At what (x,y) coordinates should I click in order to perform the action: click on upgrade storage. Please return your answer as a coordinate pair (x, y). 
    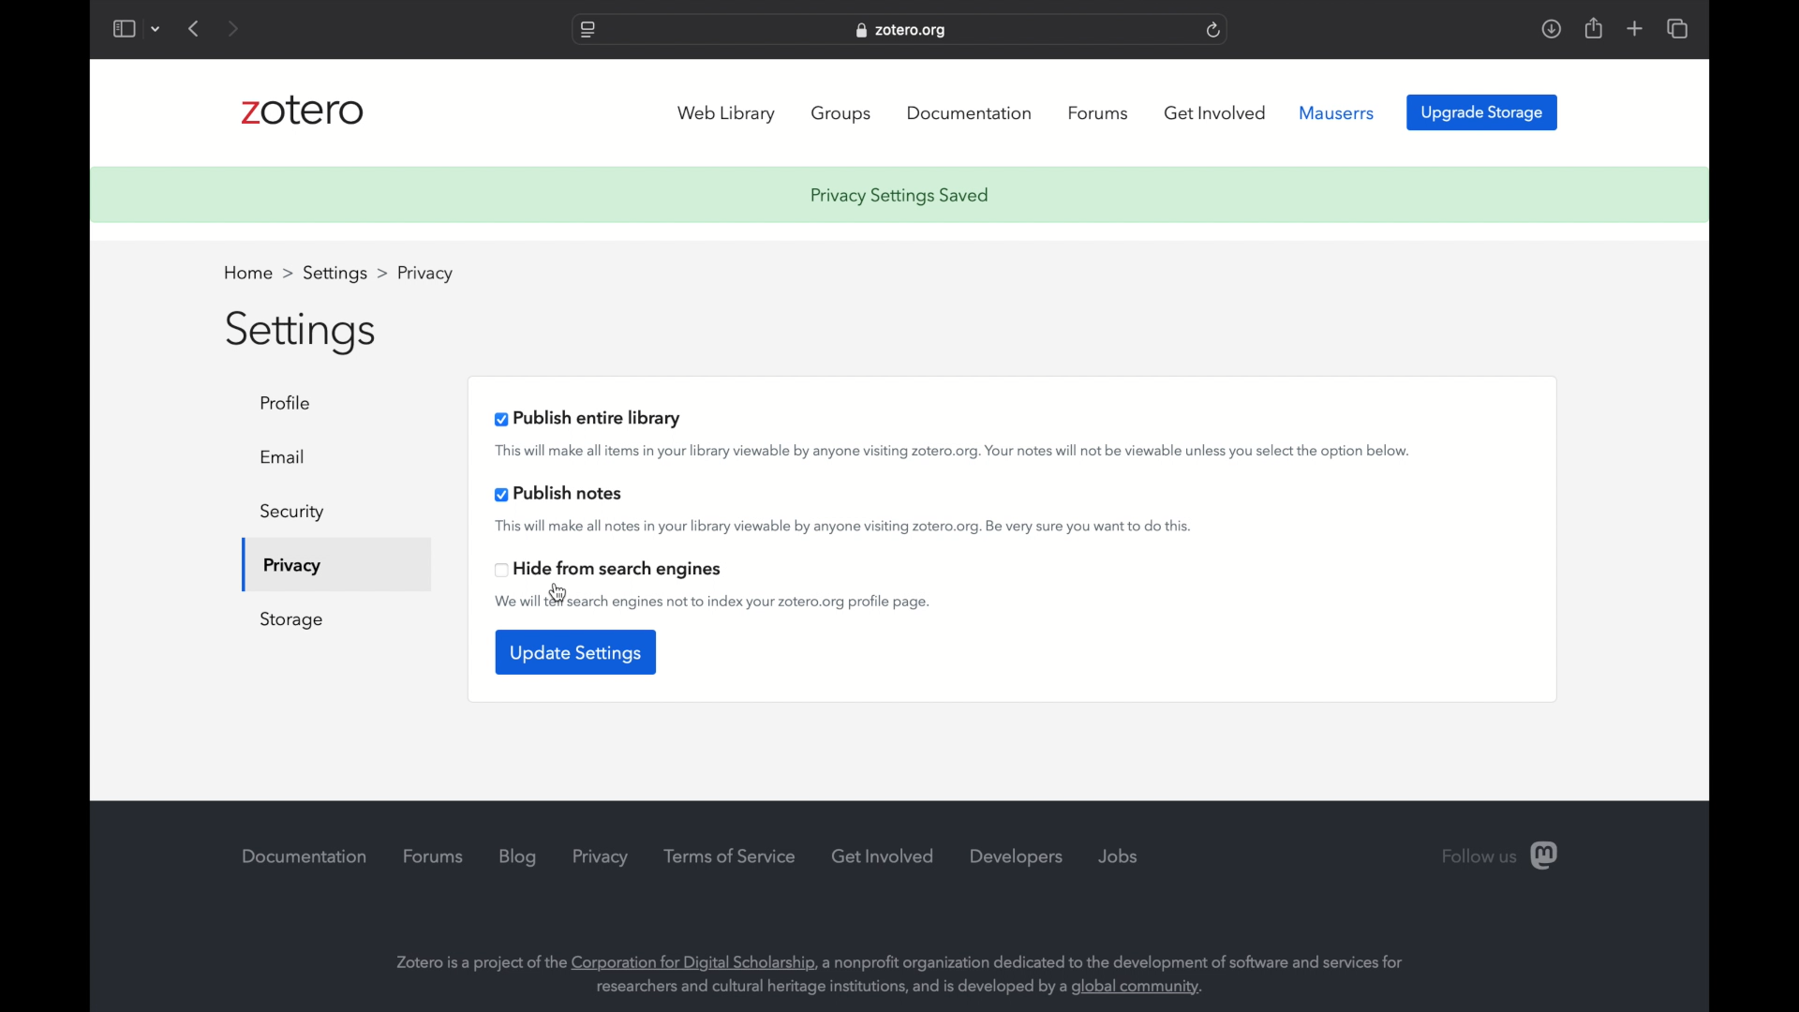
    Looking at the image, I should click on (1482, 113).